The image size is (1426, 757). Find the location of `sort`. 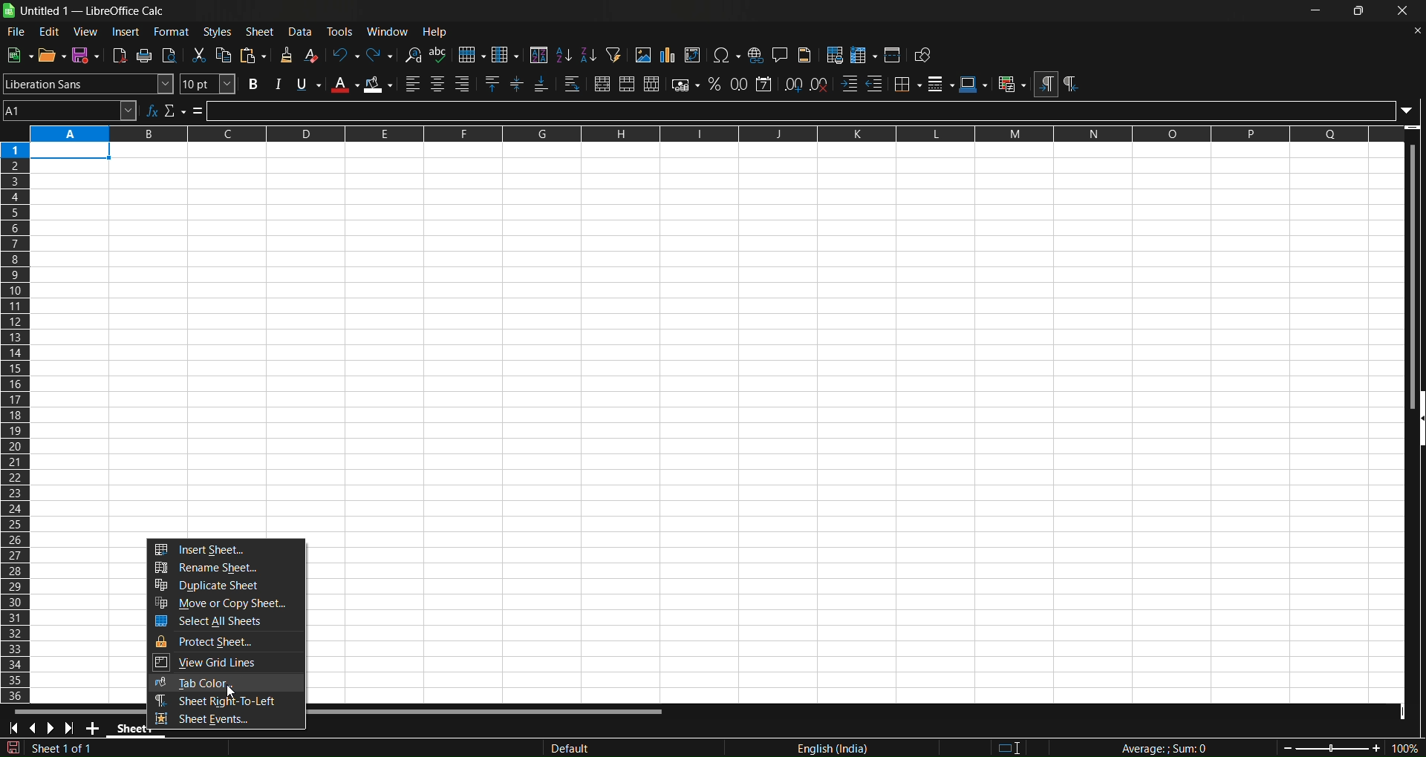

sort is located at coordinates (538, 54).